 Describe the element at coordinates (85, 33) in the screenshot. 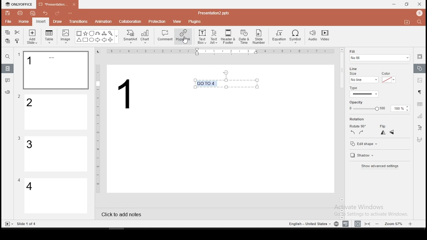

I see `Star` at that location.